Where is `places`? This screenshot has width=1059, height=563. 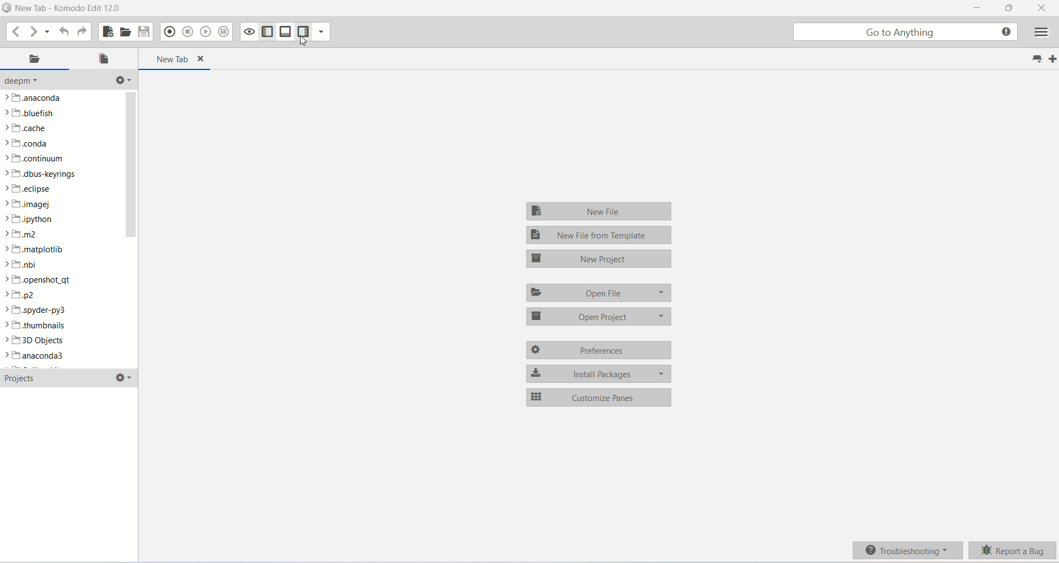 places is located at coordinates (35, 60).